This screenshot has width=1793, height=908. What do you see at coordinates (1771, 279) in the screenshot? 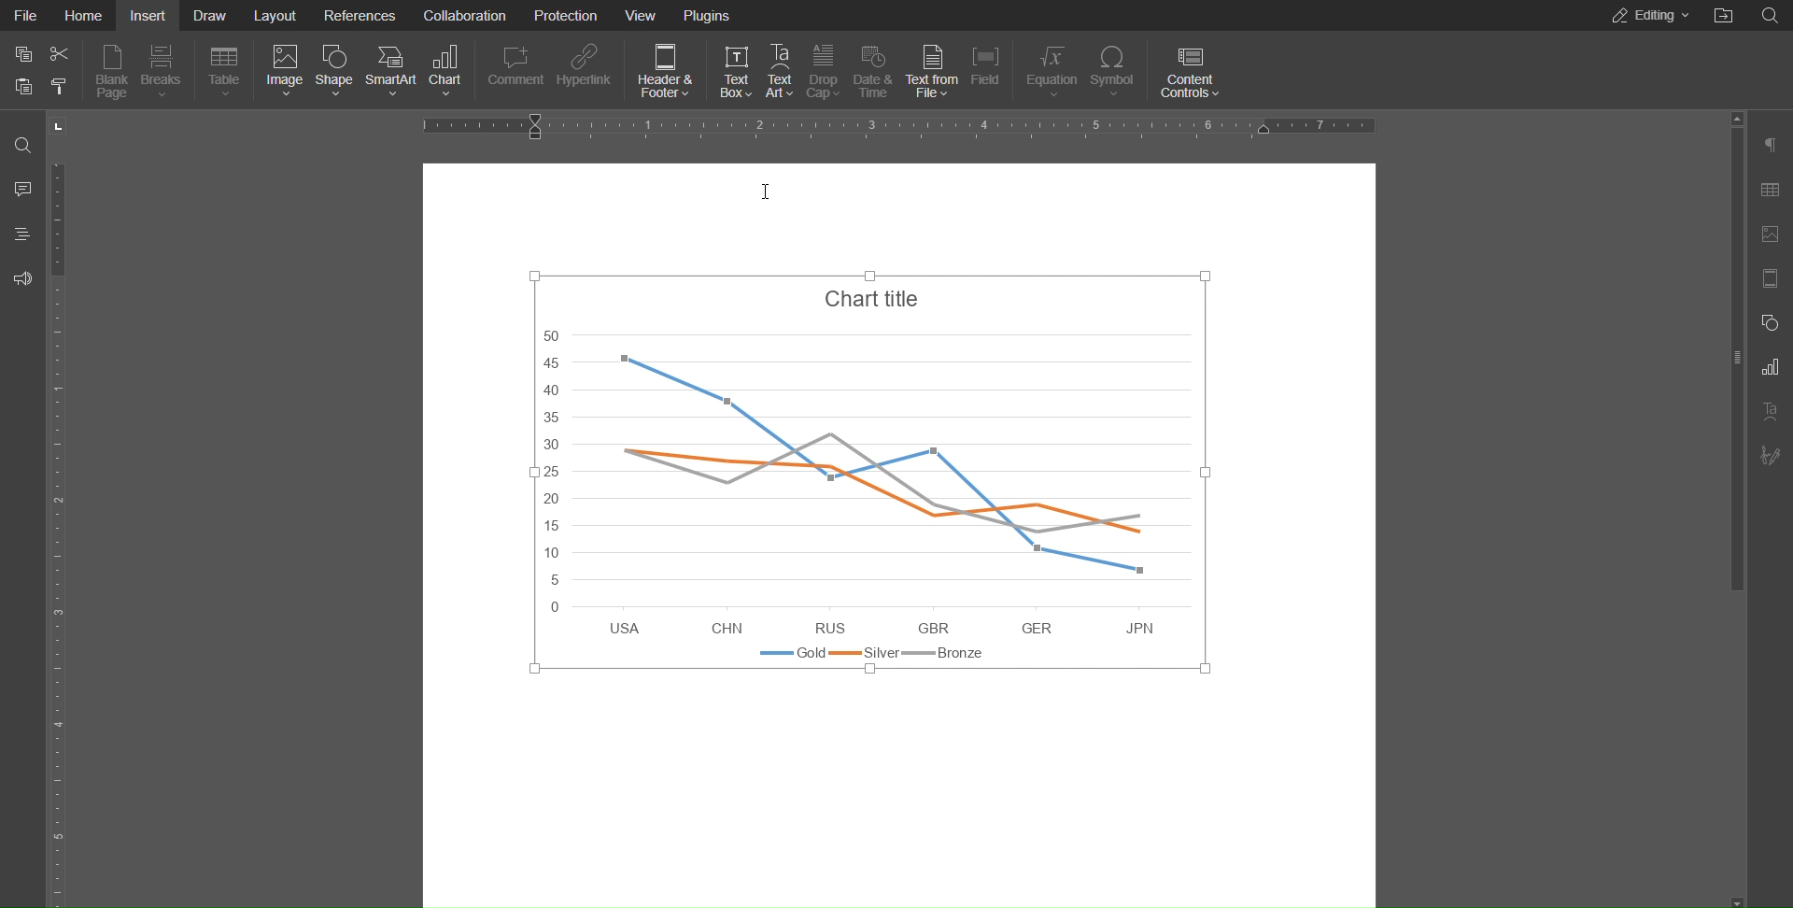
I see `Header and Setter` at bounding box center [1771, 279].